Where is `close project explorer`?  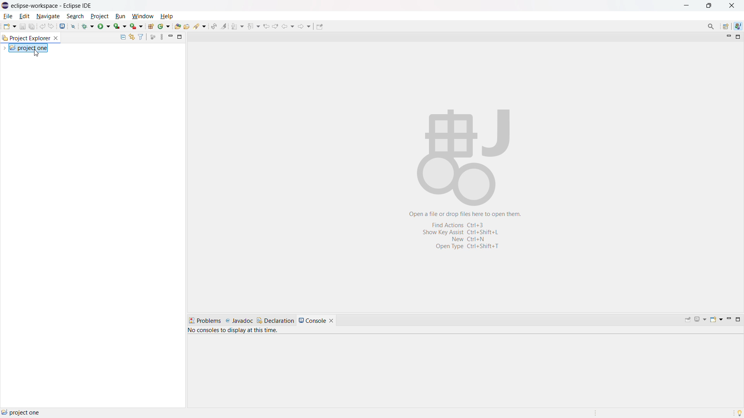 close project explorer is located at coordinates (56, 38).